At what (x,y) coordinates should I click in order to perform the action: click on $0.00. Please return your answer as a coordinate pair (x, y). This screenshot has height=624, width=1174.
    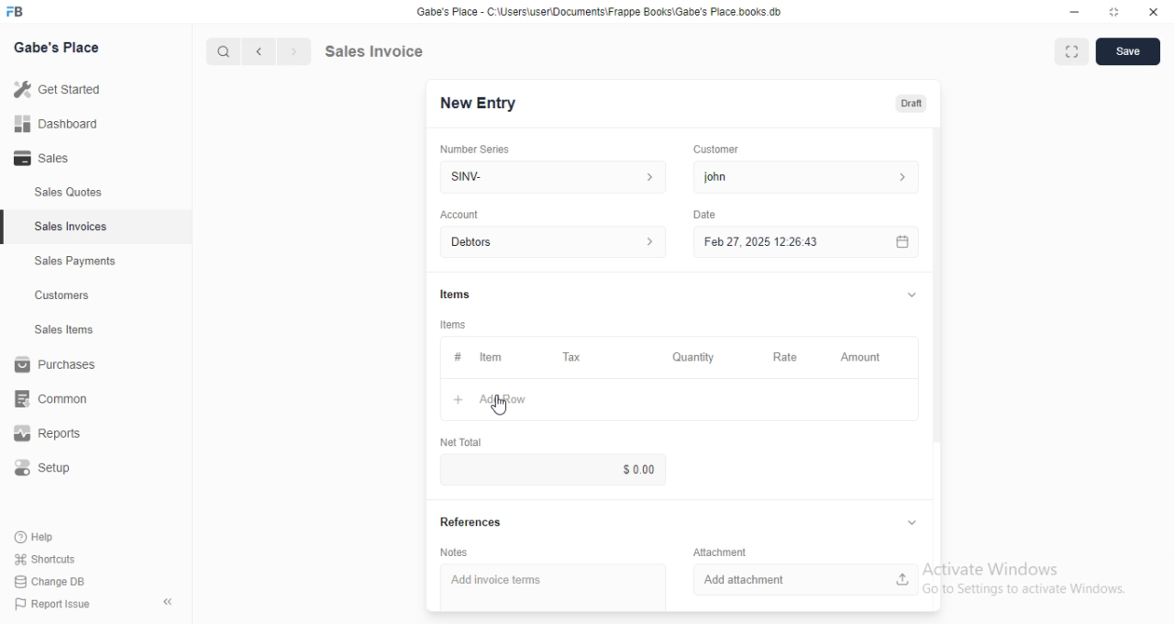
    Looking at the image, I should click on (638, 470).